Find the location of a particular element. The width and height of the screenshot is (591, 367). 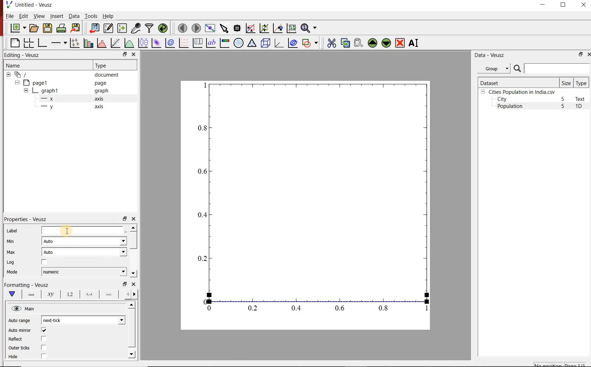

Tick labels is located at coordinates (68, 295).